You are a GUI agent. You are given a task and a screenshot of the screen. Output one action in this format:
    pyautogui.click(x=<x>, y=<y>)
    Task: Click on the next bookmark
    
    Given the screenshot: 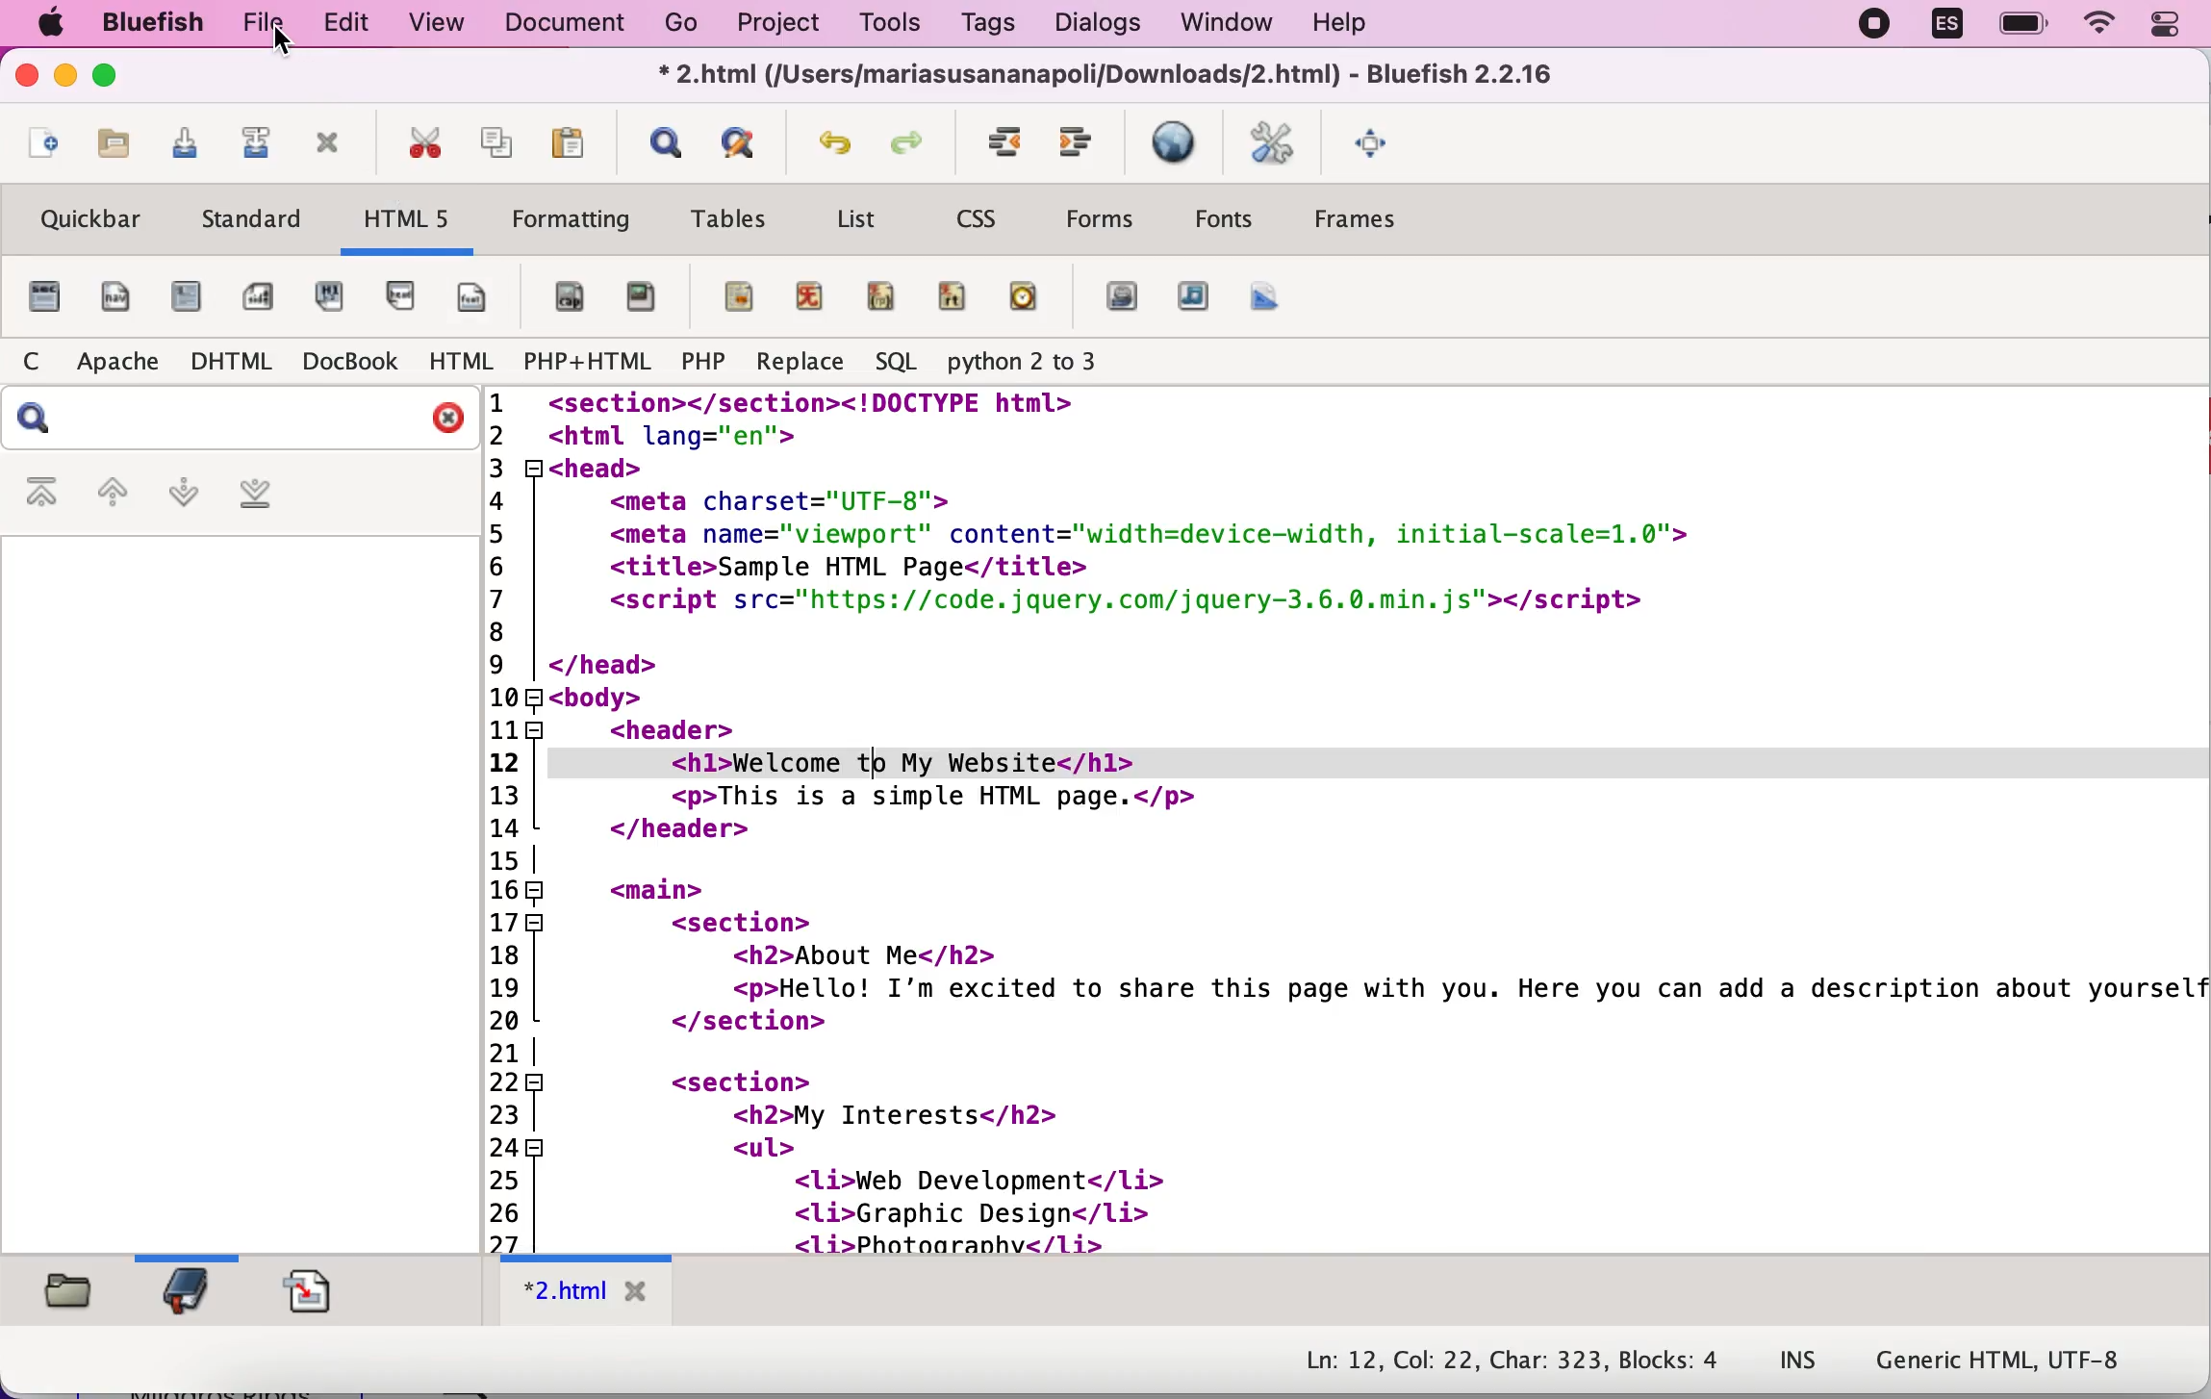 What is the action you would take?
    pyautogui.click(x=180, y=497)
    